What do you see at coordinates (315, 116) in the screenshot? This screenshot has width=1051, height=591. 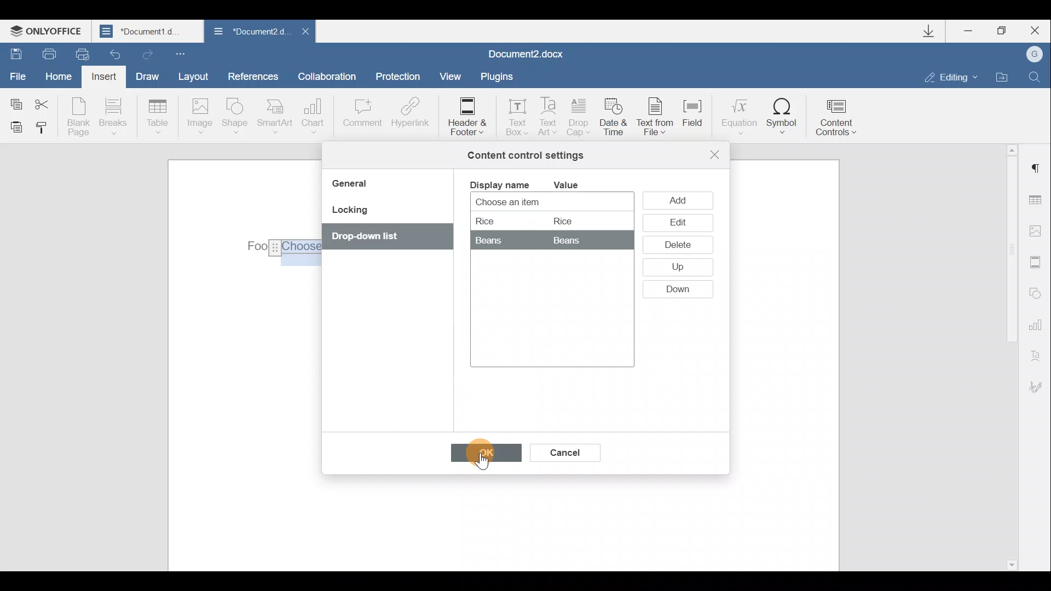 I see `Chart` at bounding box center [315, 116].